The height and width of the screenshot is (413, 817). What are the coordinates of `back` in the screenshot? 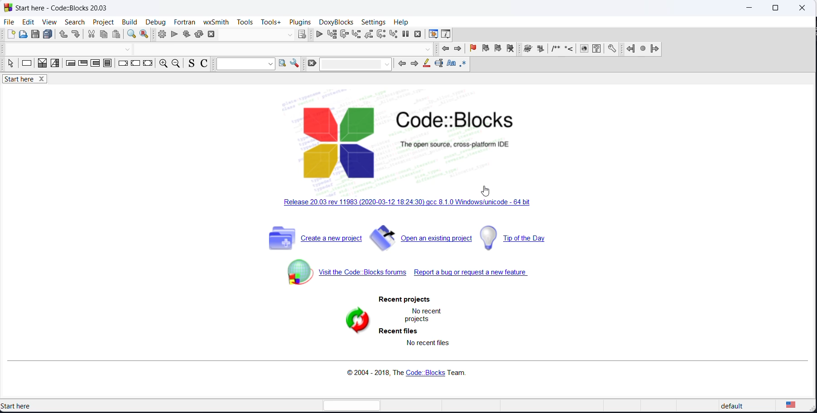 It's located at (399, 64).